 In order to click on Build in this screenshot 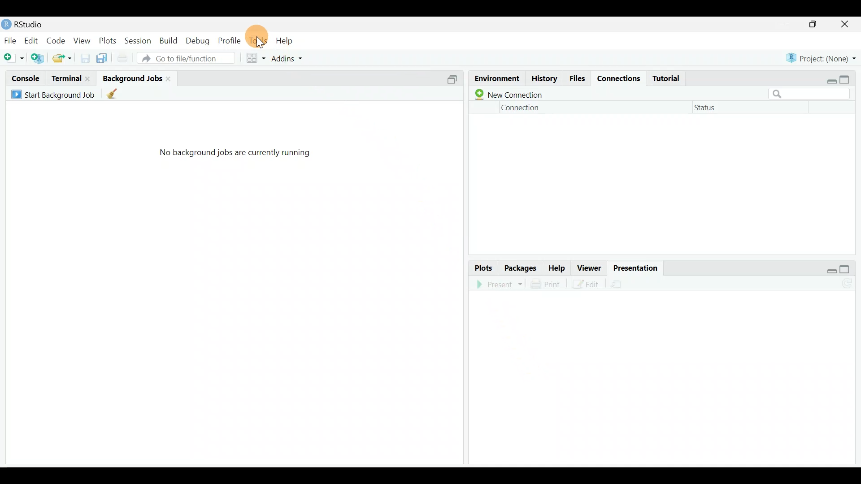, I will do `click(170, 41)`.